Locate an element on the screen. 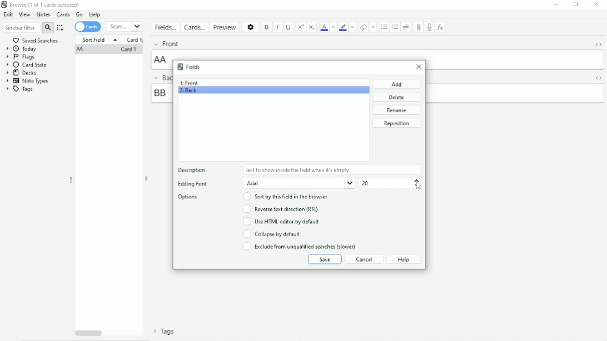  Close is located at coordinates (419, 67).